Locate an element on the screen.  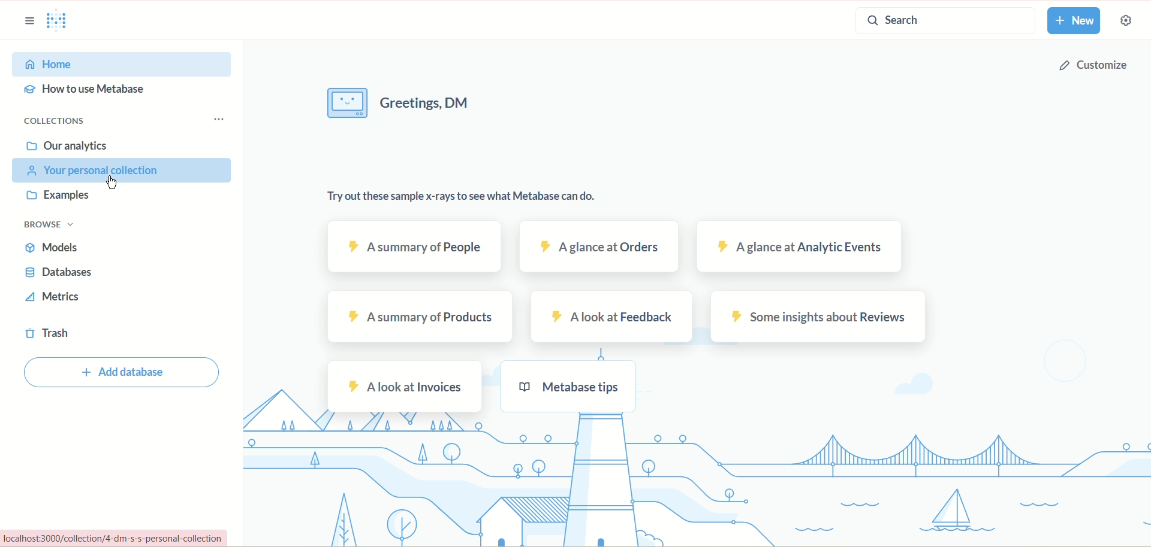
settings is located at coordinates (1125, 20).